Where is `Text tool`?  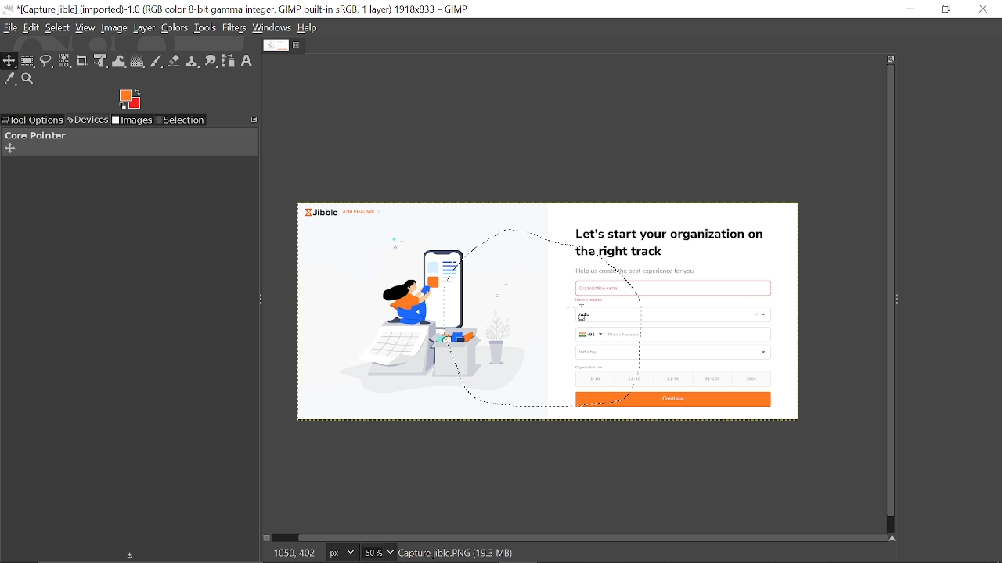
Text tool is located at coordinates (247, 61).